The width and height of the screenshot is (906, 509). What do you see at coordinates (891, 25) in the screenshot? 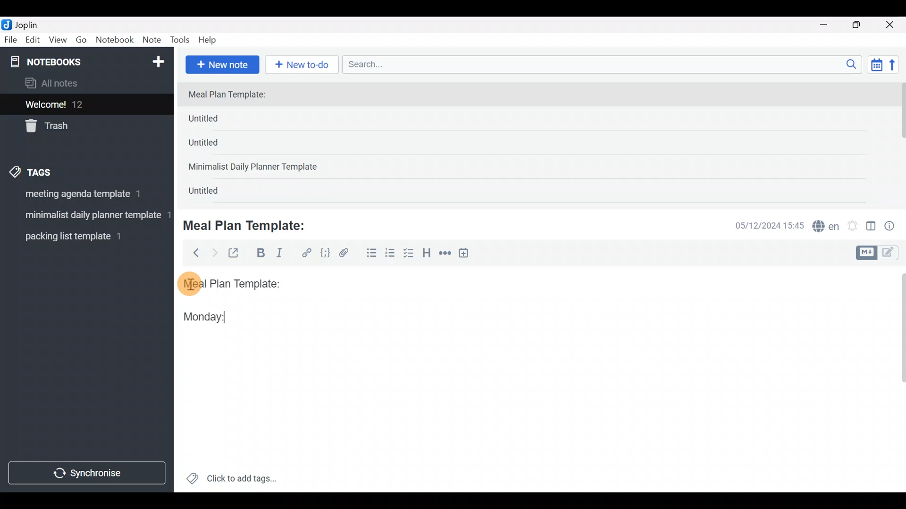
I see `Close` at bounding box center [891, 25].